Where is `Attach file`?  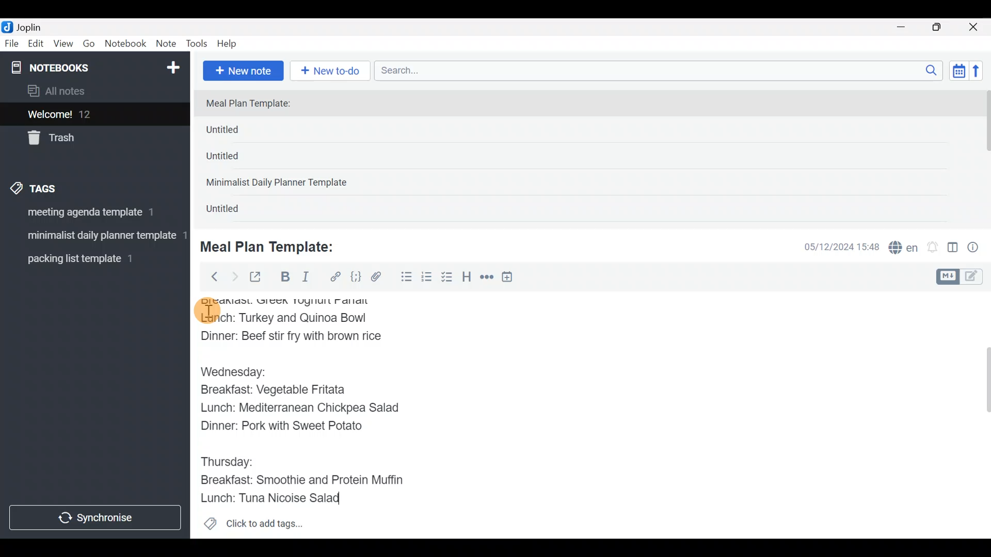 Attach file is located at coordinates (379, 278).